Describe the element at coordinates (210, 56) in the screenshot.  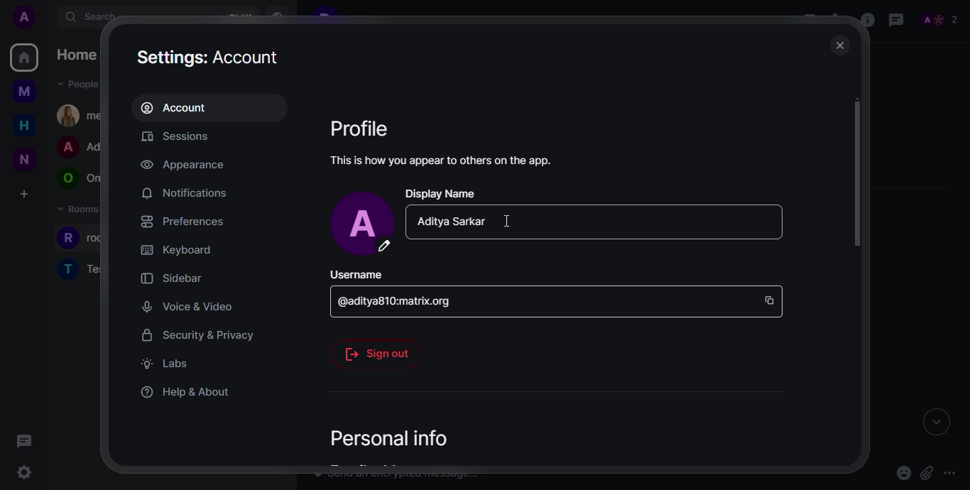
I see `settings` at that location.